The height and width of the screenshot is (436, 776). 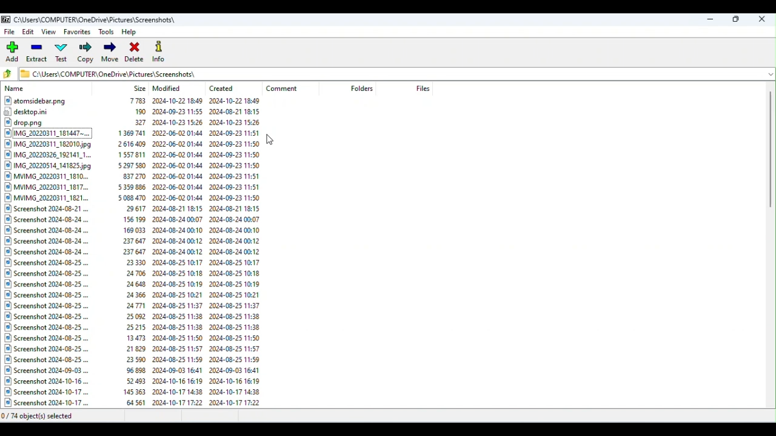 What do you see at coordinates (363, 88) in the screenshot?
I see `Folders` at bounding box center [363, 88].